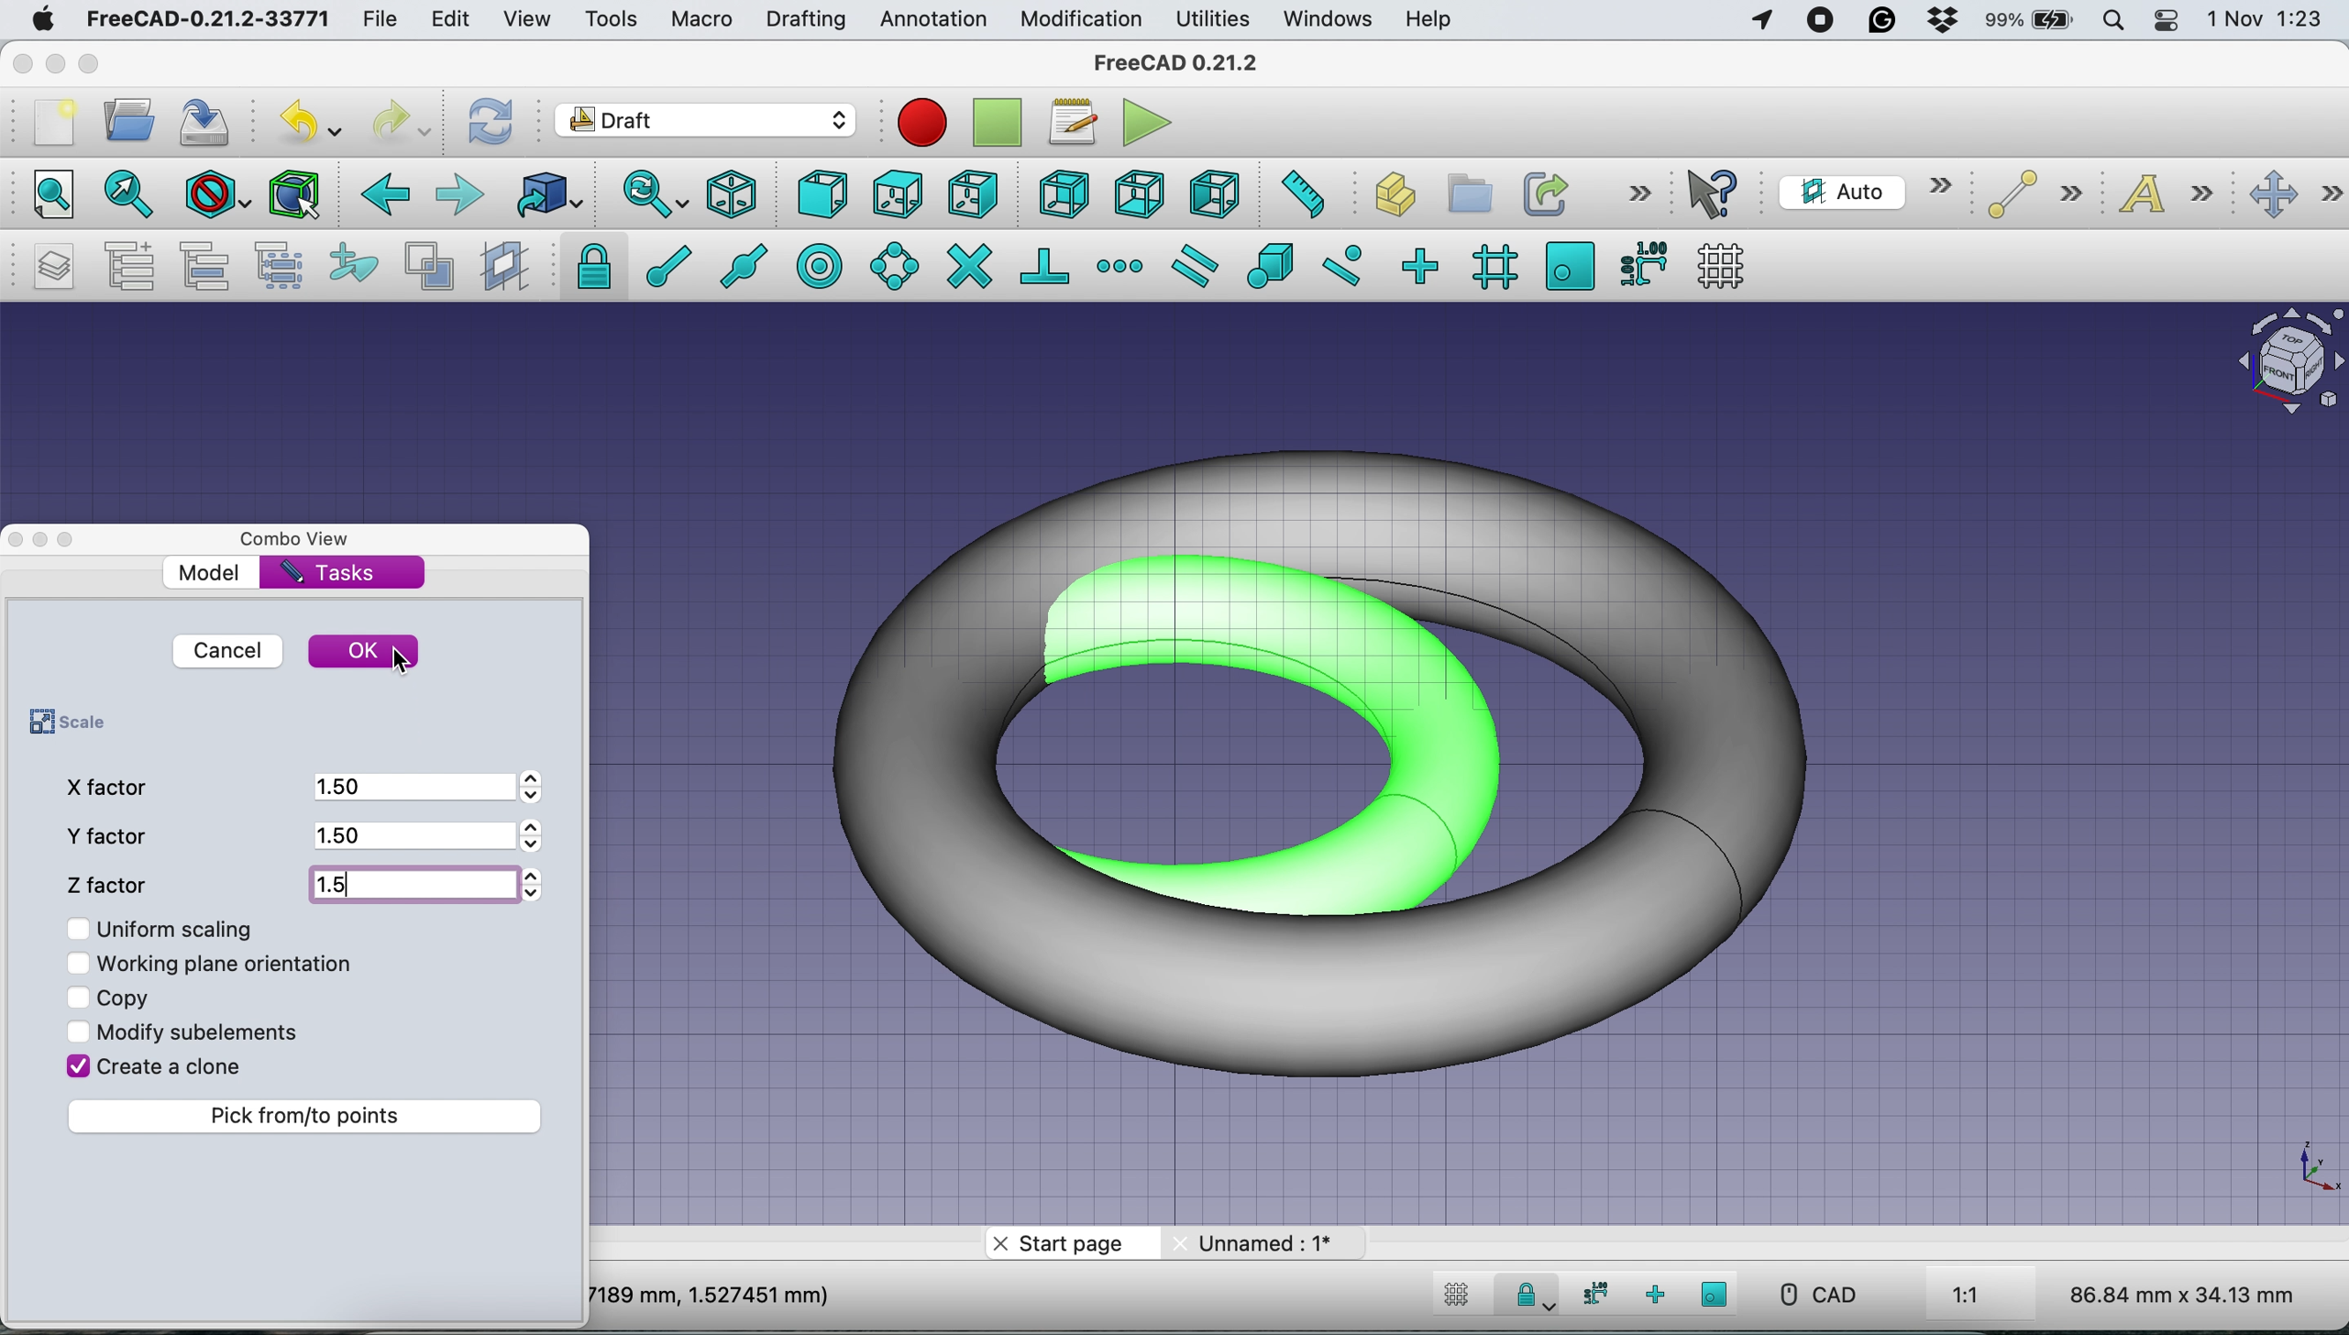  What do you see at coordinates (1147, 122) in the screenshot?
I see `execute macros` at bounding box center [1147, 122].